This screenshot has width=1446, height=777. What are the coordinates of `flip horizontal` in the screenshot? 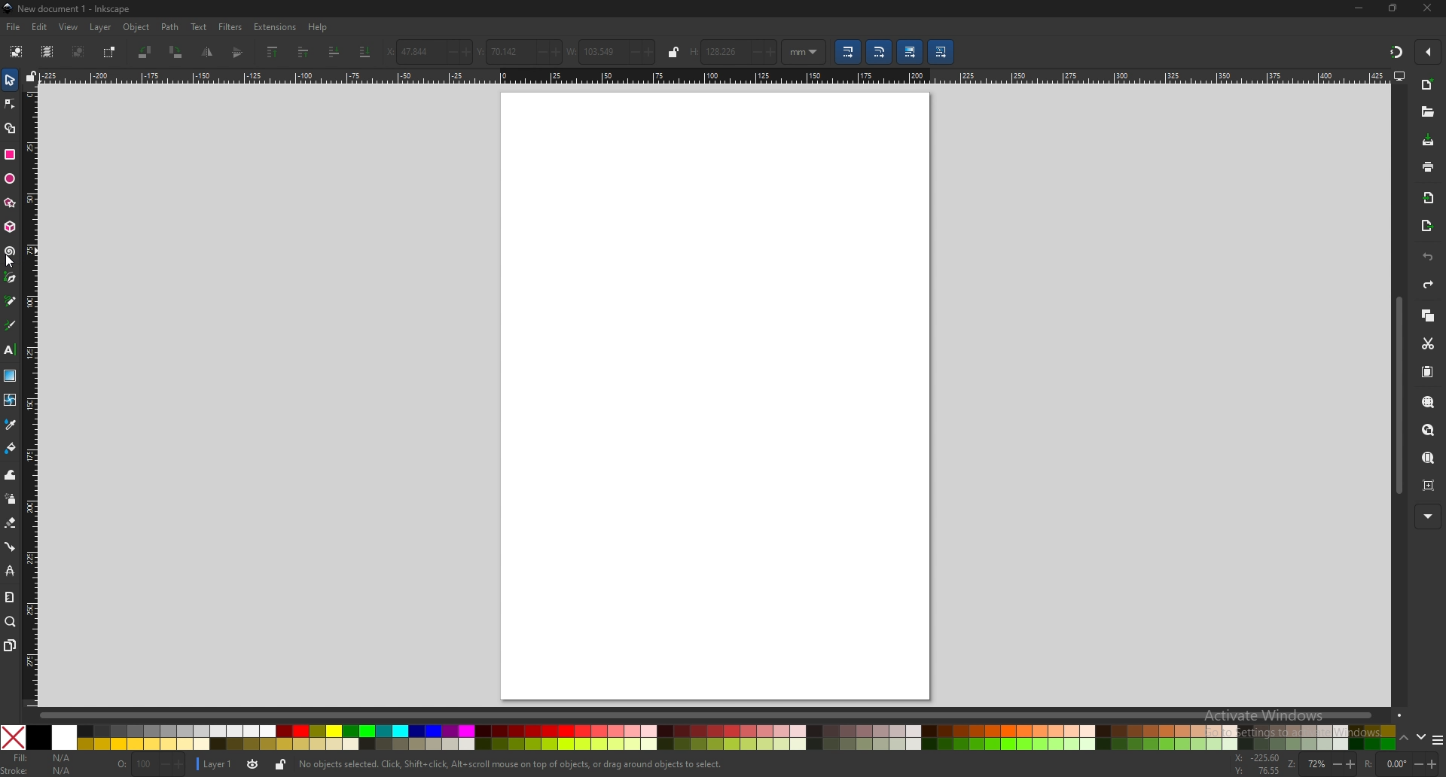 It's located at (208, 53).